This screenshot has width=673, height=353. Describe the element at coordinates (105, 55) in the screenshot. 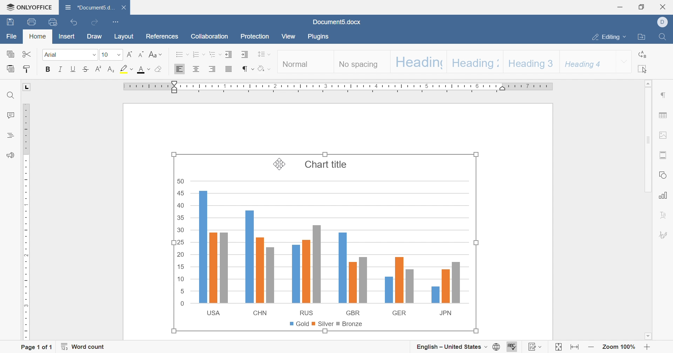

I see `10` at that location.